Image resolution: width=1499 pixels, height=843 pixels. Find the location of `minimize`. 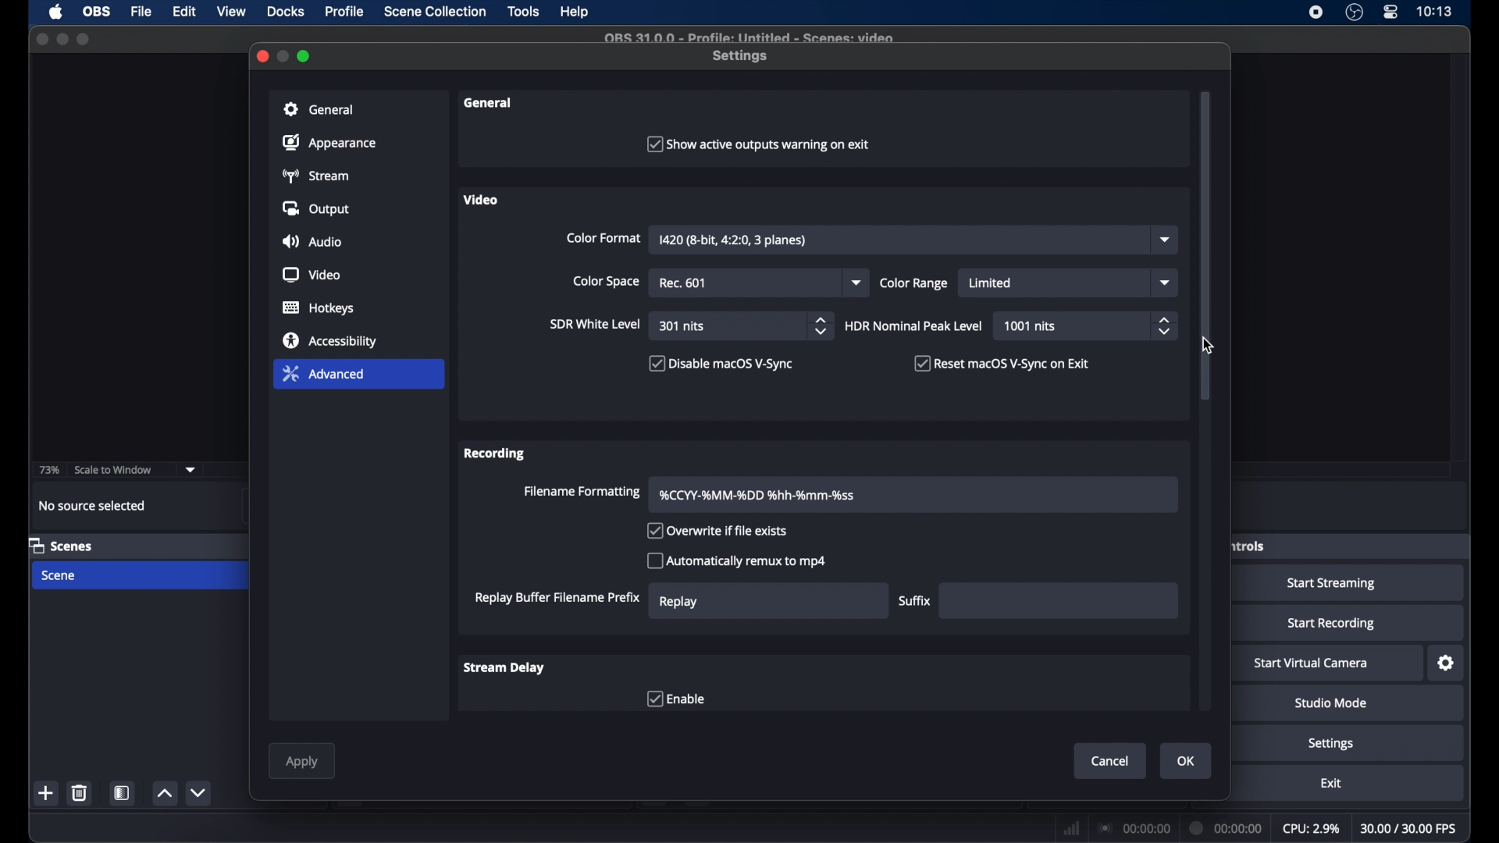

minimize is located at coordinates (284, 55).